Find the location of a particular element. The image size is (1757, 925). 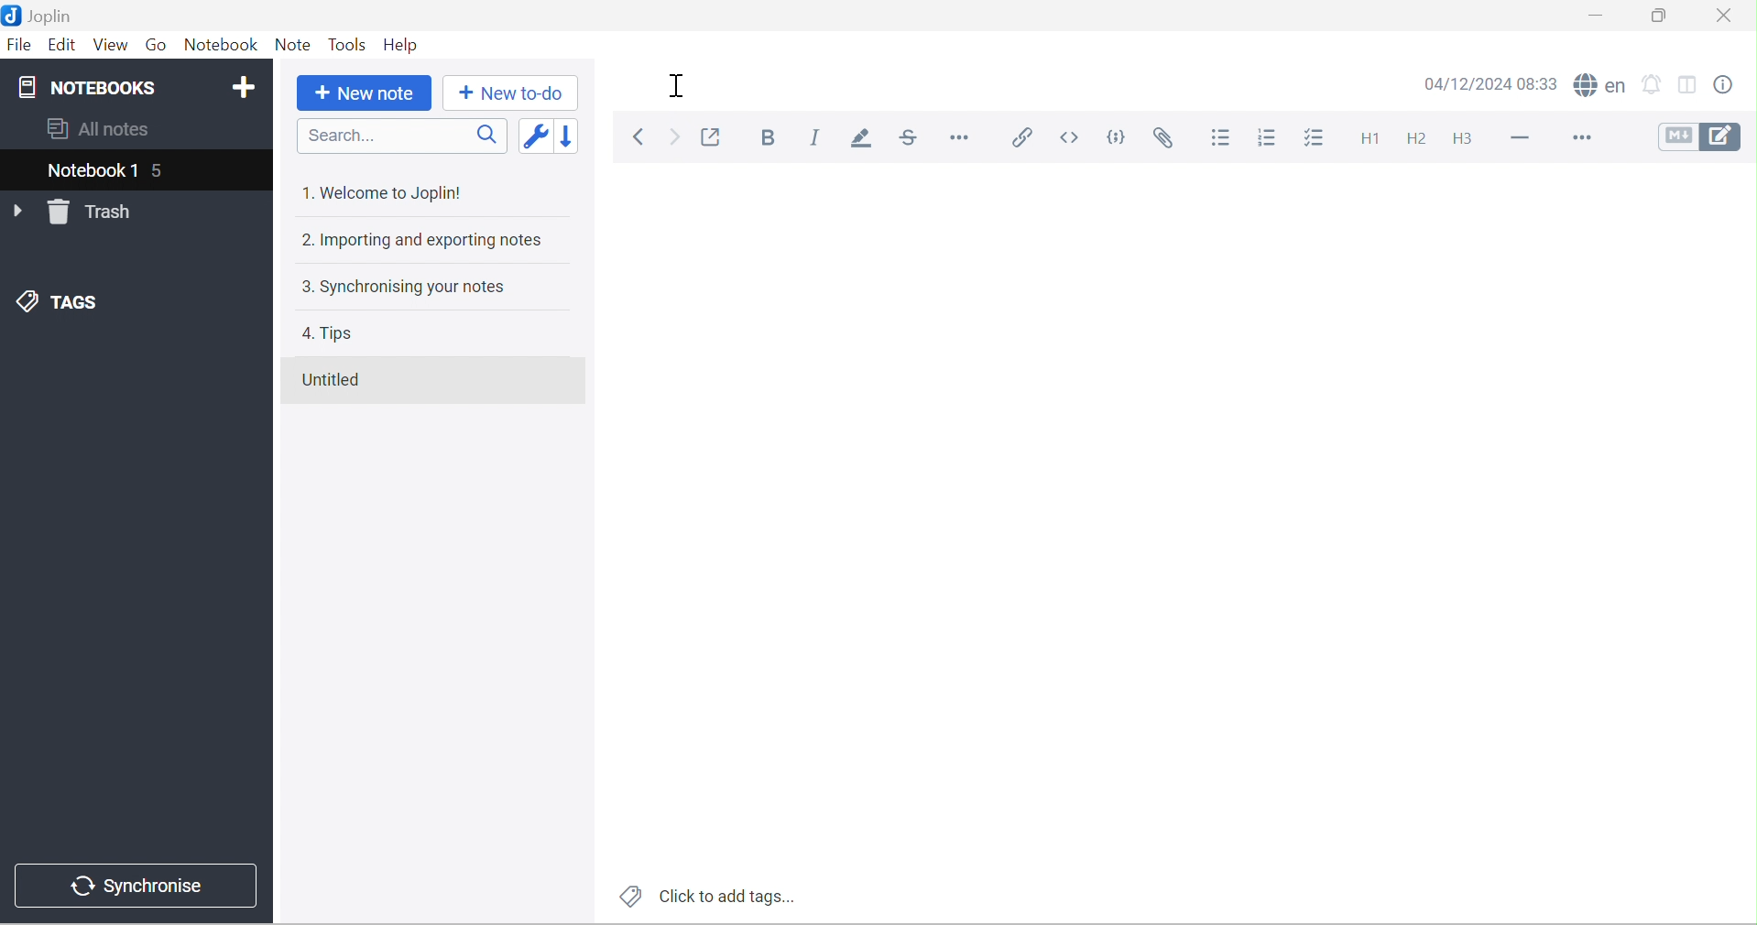

Cursor is located at coordinates (678, 86).